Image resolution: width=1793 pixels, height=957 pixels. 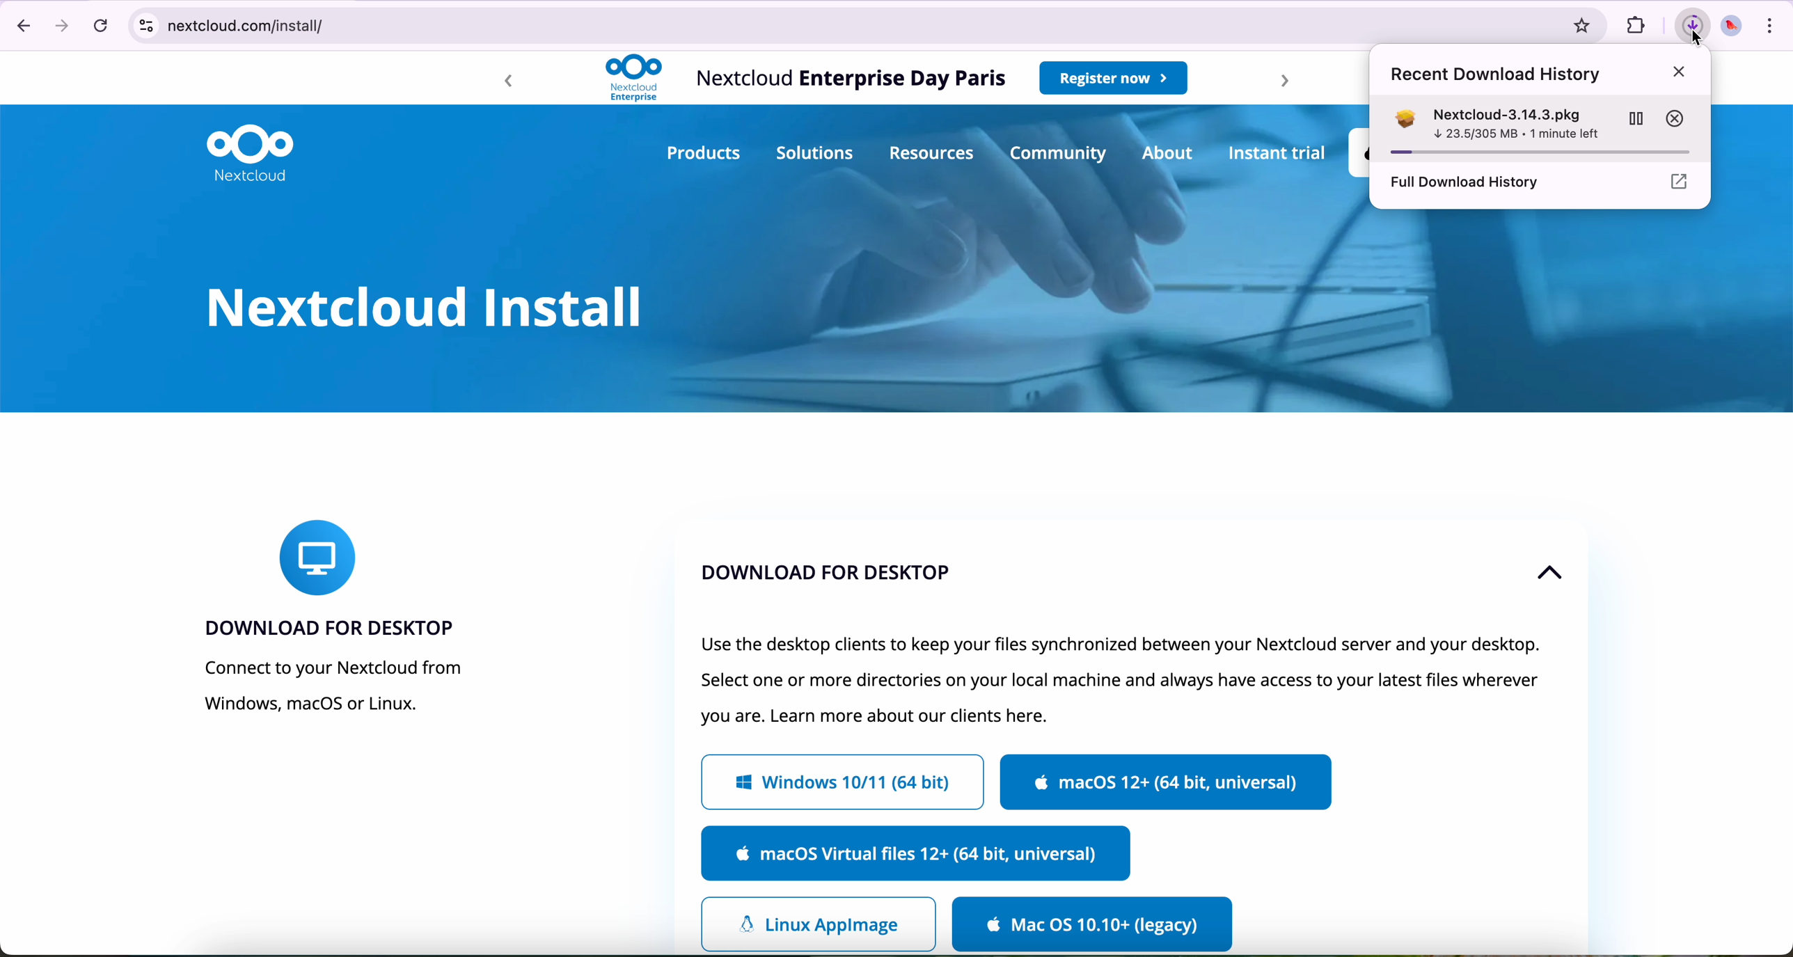 I want to click on resources, so click(x=933, y=154).